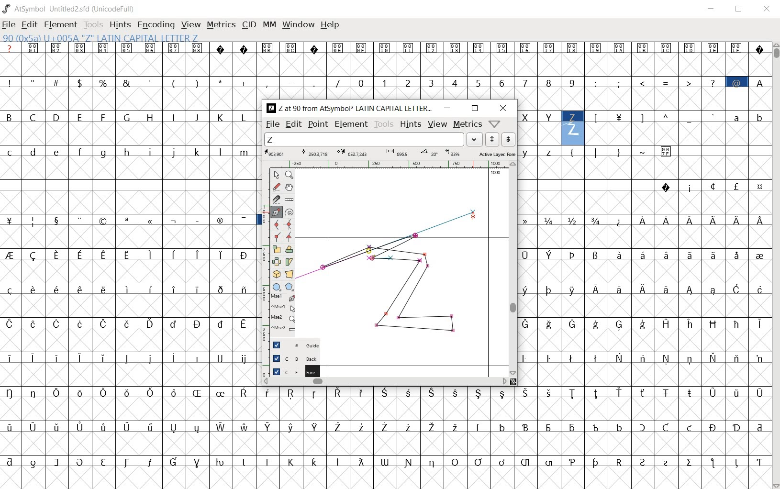  Describe the element at coordinates (318, 125) in the screenshot. I see `point` at that location.